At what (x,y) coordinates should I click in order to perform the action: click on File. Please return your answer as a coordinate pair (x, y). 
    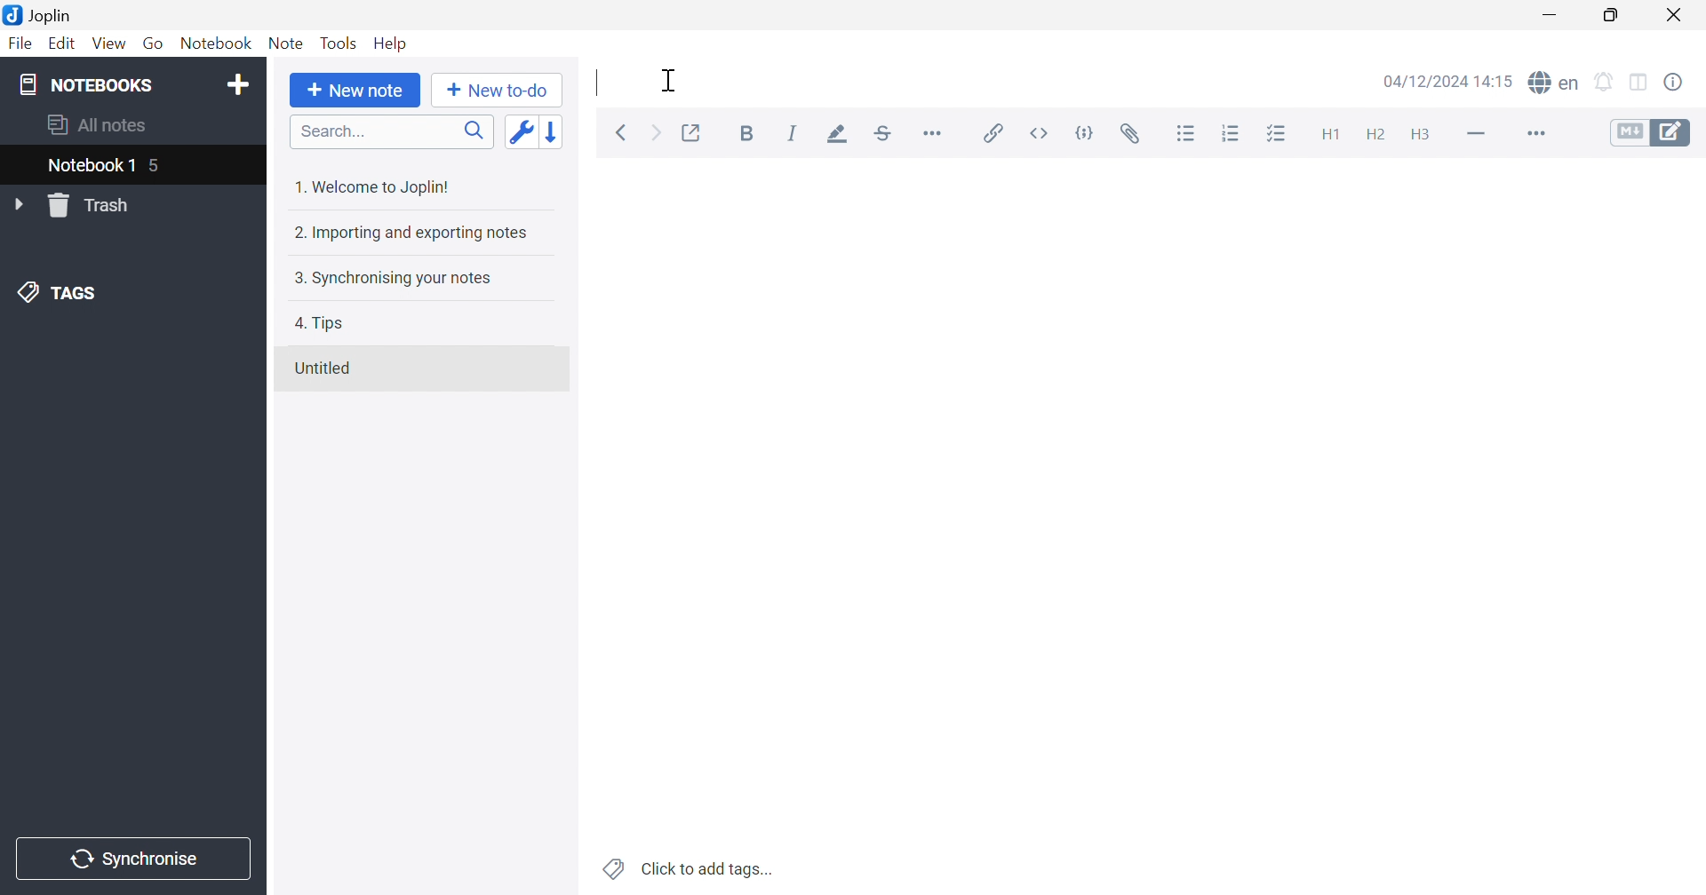
    Looking at the image, I should click on (21, 44).